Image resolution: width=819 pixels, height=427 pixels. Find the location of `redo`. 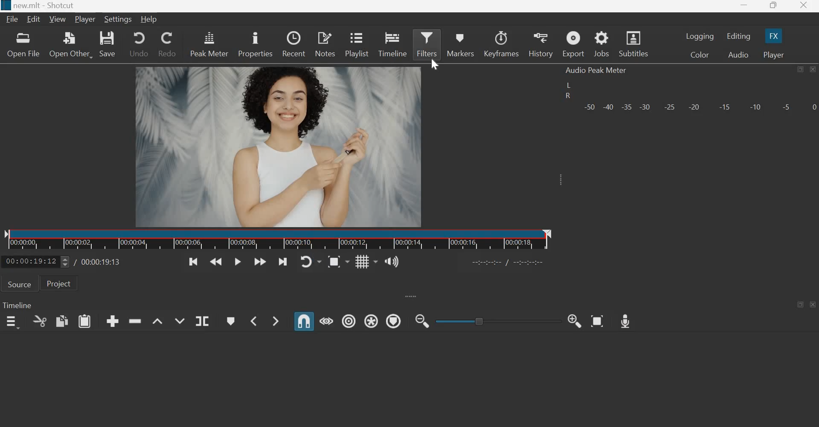

redo is located at coordinates (166, 43).